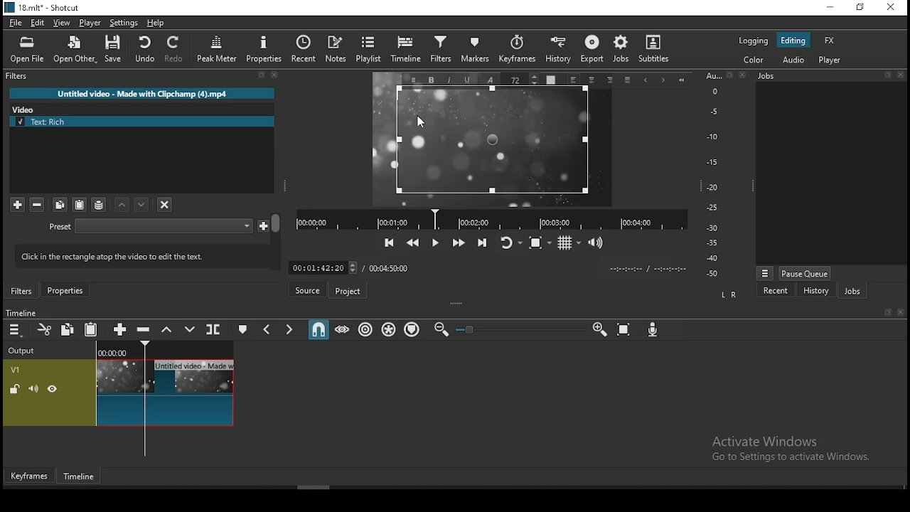 The width and height of the screenshot is (910, 512). What do you see at coordinates (765, 273) in the screenshot?
I see `Menu` at bounding box center [765, 273].